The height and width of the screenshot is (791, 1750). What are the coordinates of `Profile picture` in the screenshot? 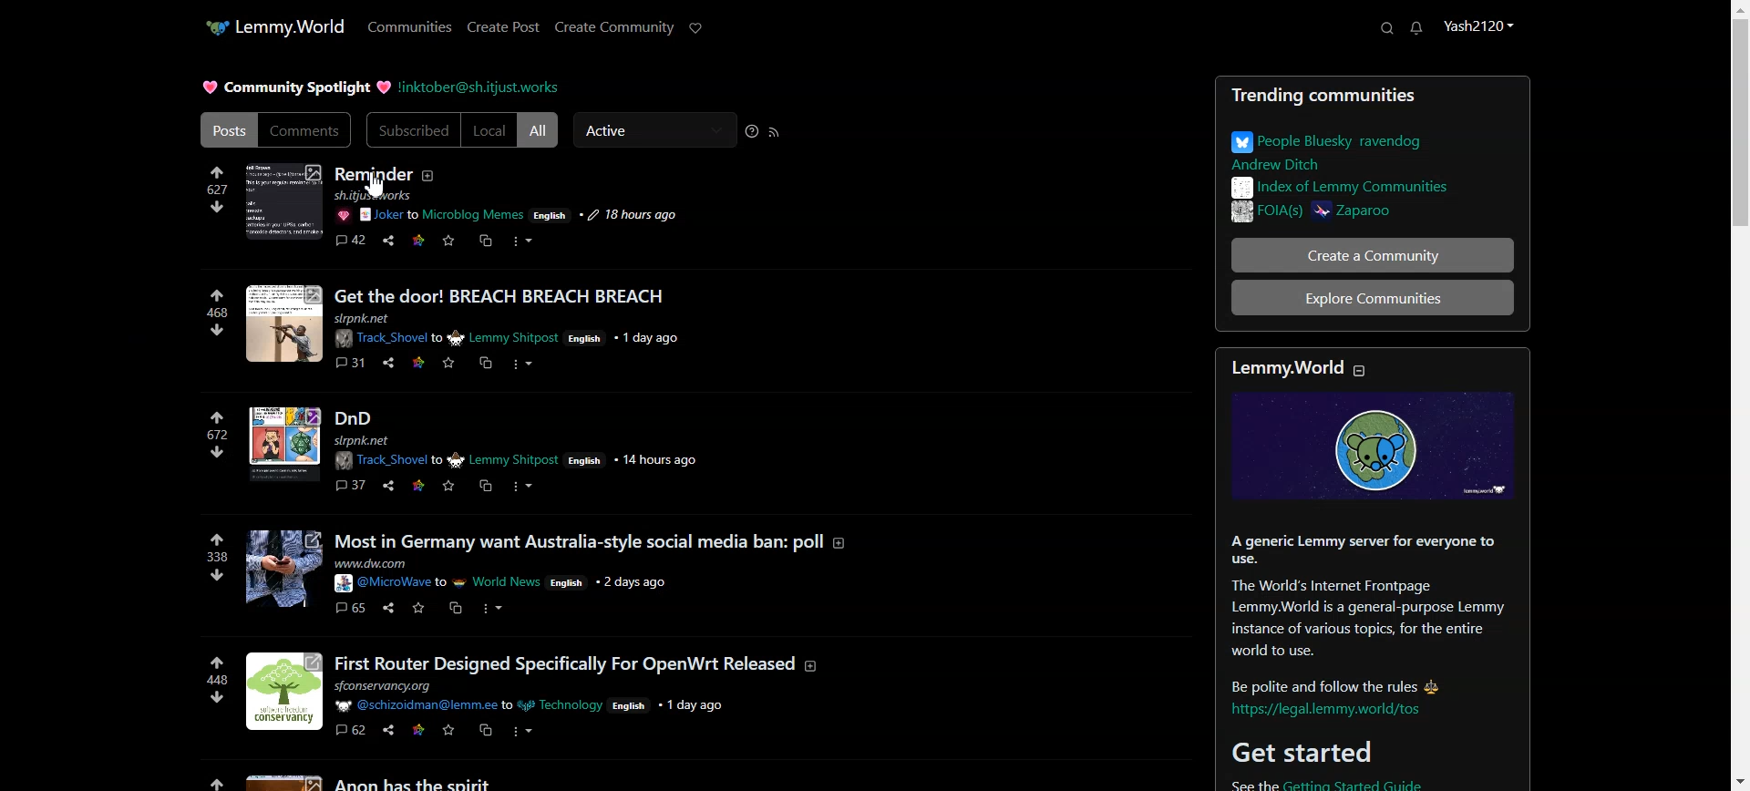 It's located at (283, 201).